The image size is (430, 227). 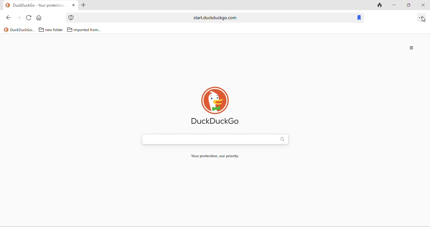 What do you see at coordinates (8, 18) in the screenshot?
I see `back` at bounding box center [8, 18].